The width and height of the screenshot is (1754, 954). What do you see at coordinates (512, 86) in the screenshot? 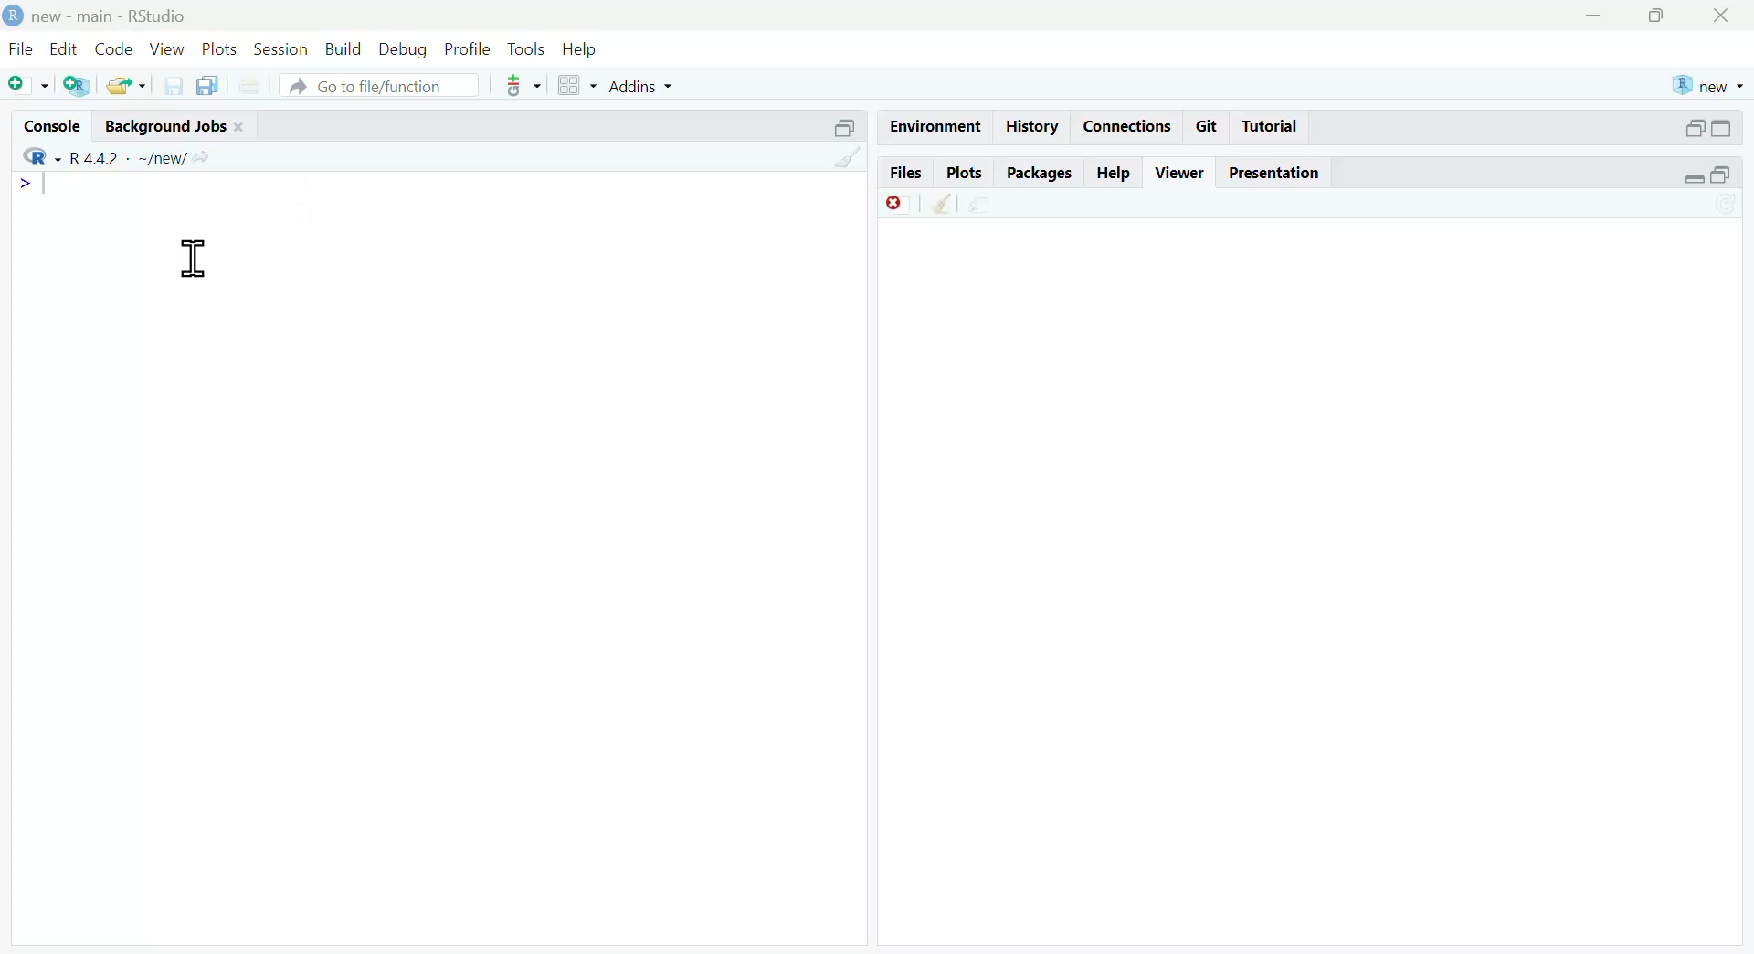
I see `version control` at bounding box center [512, 86].